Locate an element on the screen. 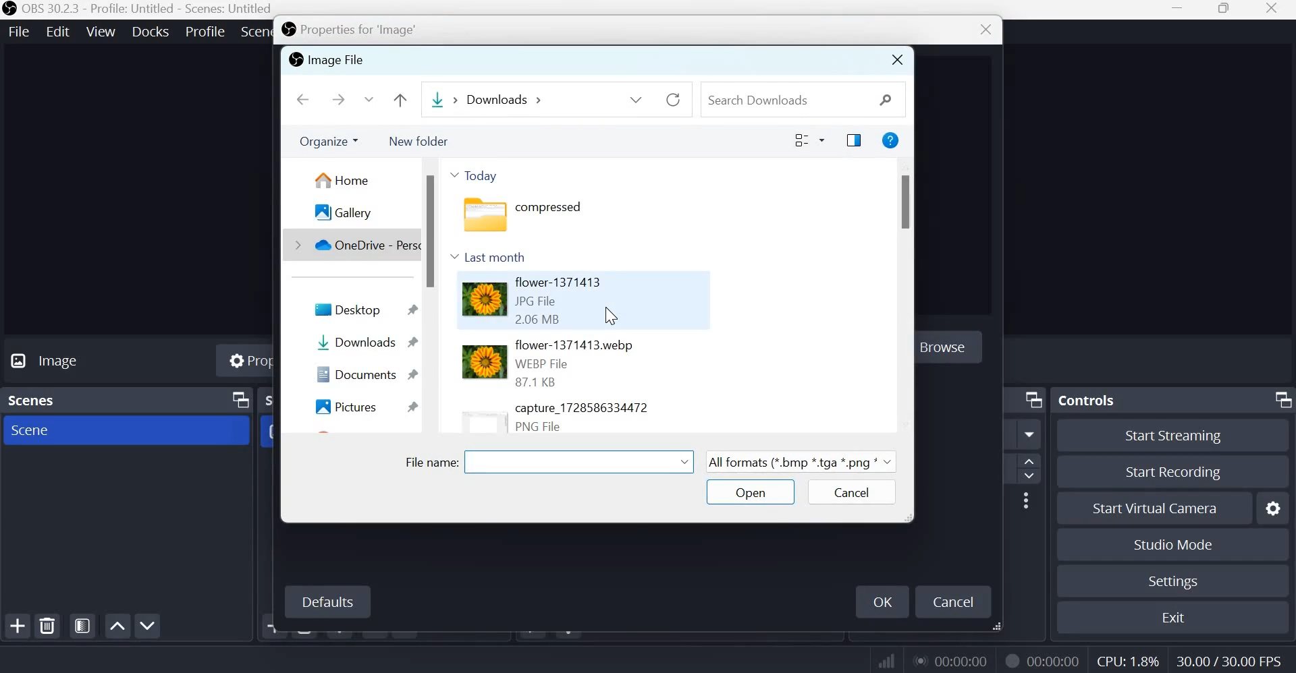 The height and width of the screenshot is (673, 1296). forward is located at coordinates (338, 100).